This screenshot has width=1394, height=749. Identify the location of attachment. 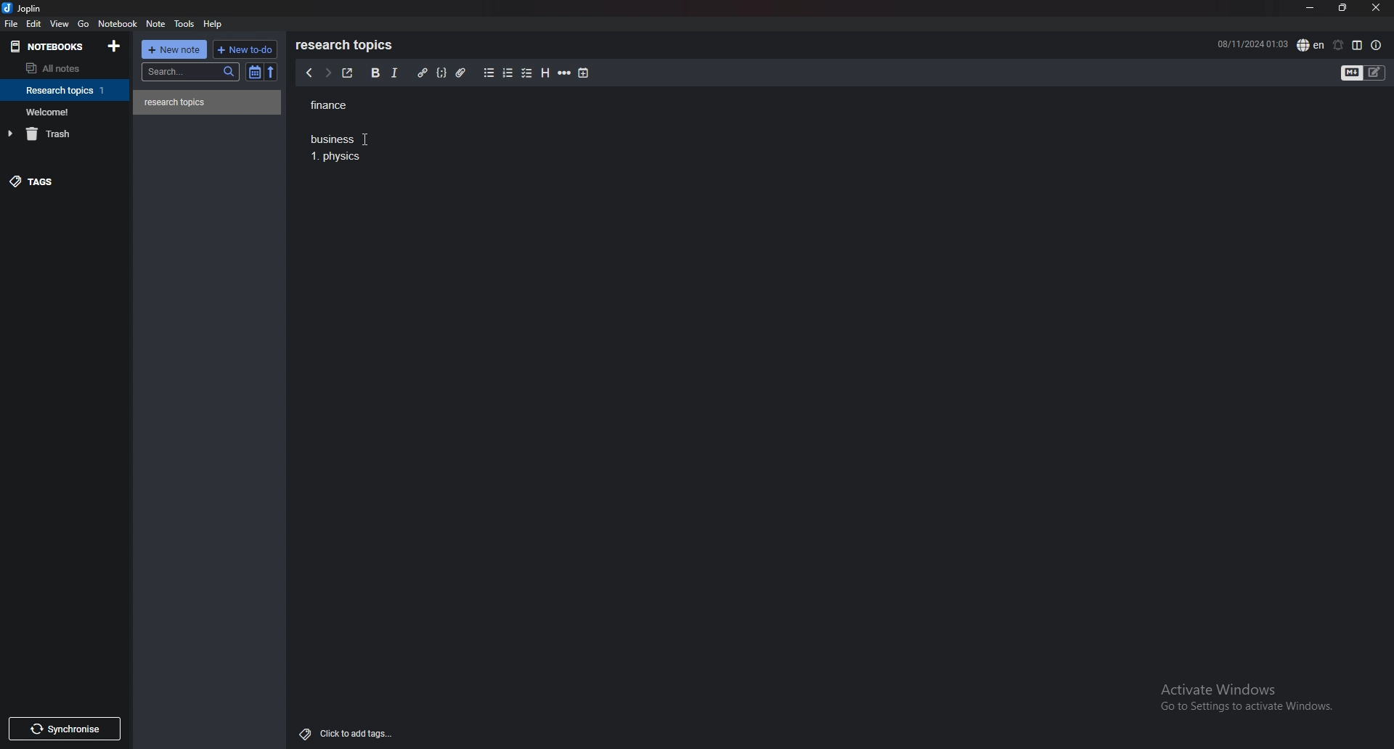
(460, 72).